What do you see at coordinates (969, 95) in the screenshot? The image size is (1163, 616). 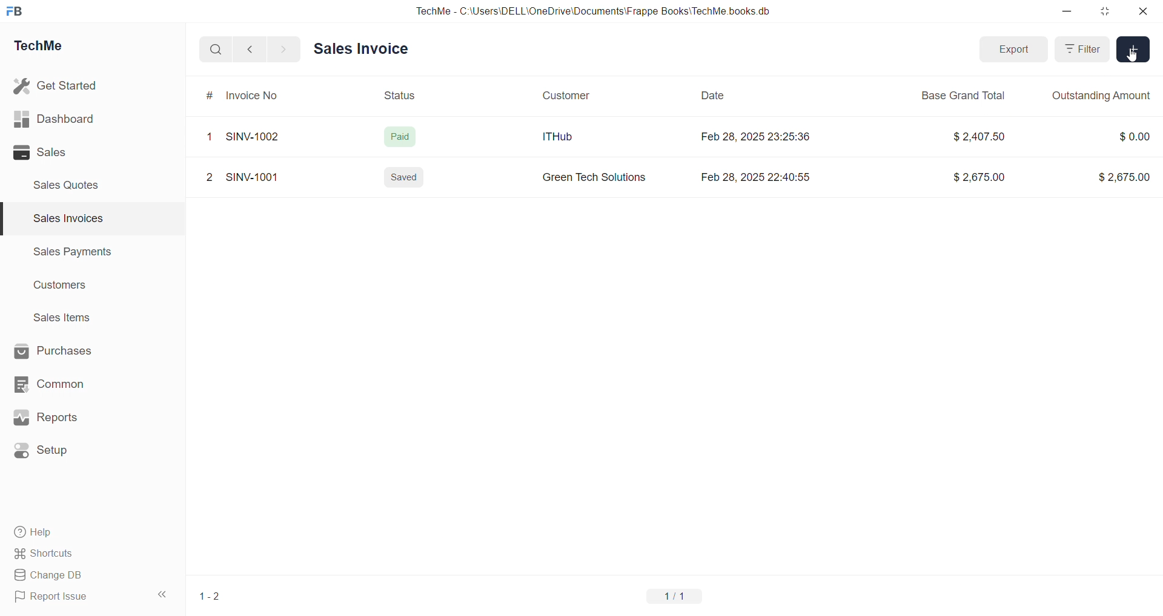 I see `Base Grand Total` at bounding box center [969, 95].